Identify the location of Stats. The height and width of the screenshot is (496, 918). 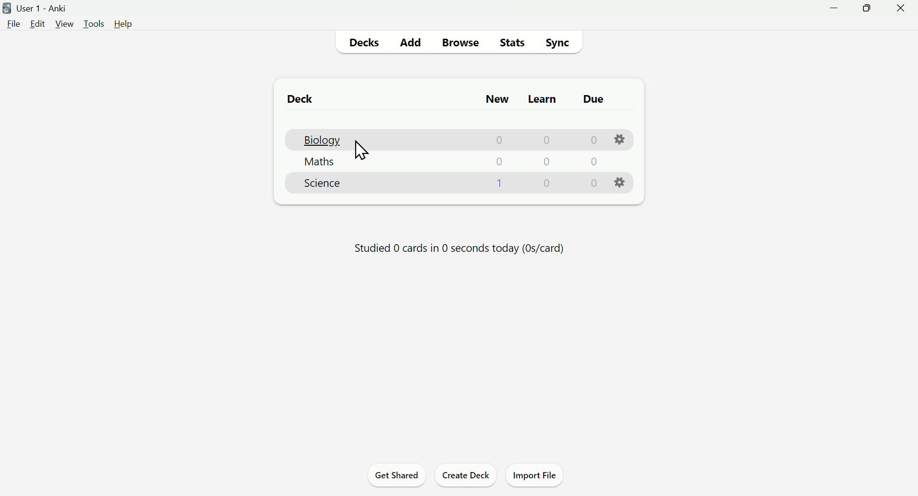
(513, 42).